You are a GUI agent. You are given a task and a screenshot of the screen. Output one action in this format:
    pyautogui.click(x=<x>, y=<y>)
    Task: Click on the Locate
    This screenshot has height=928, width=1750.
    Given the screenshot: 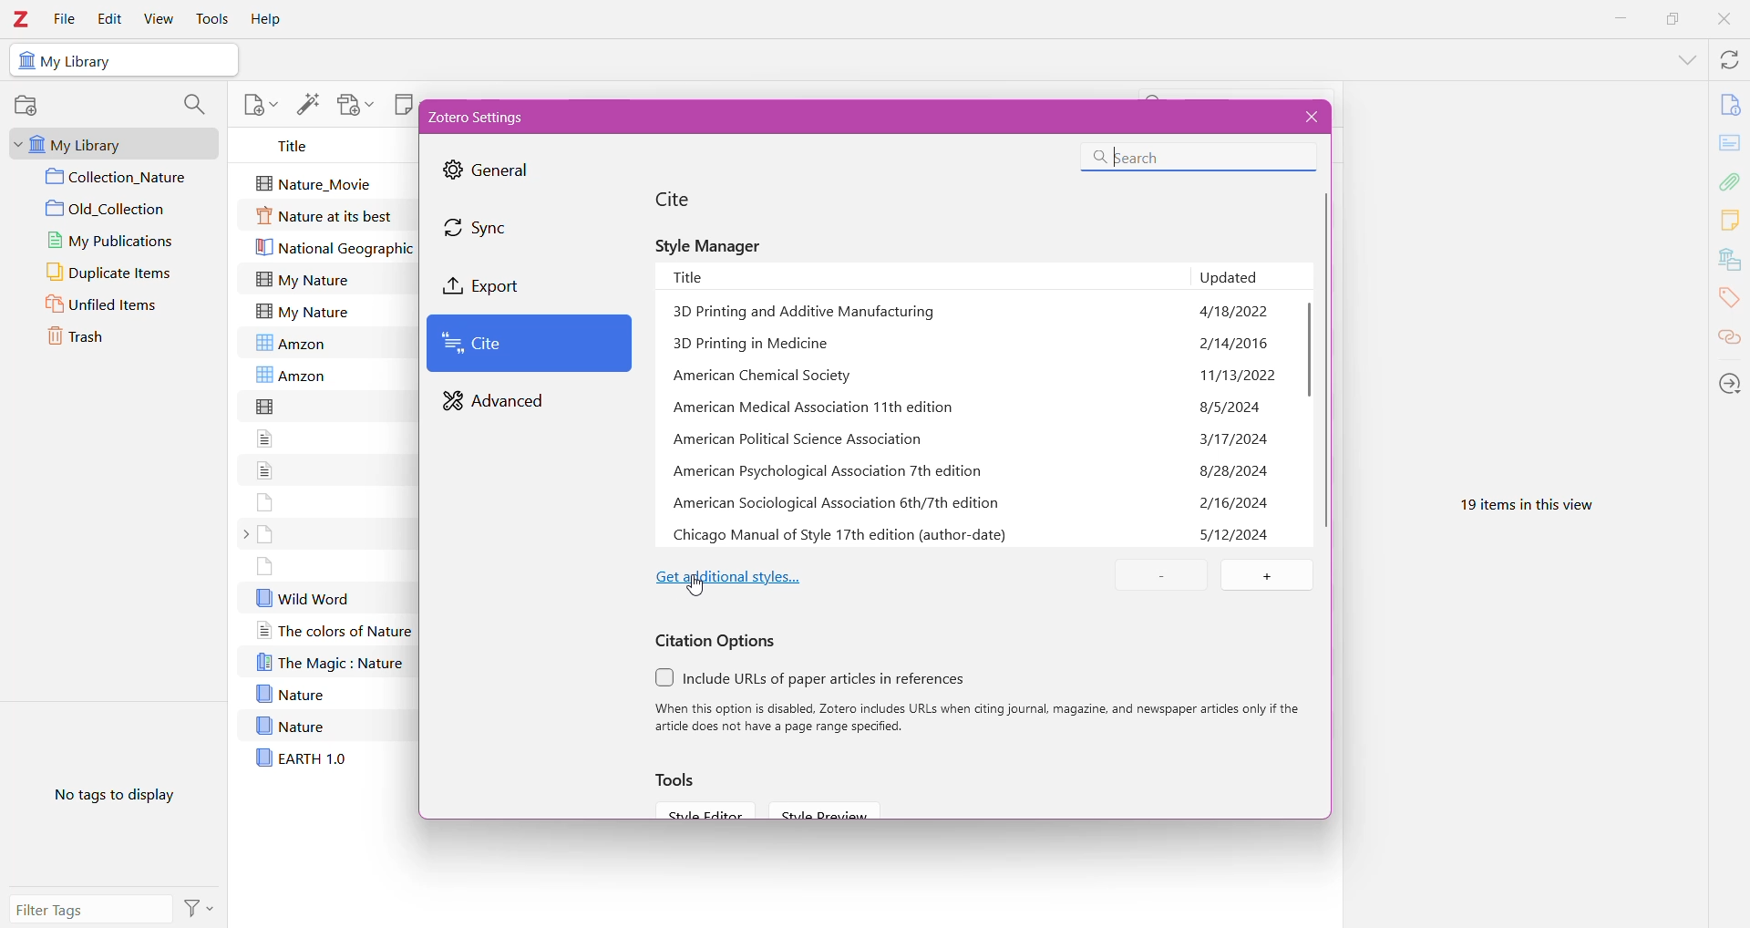 What is the action you would take?
    pyautogui.click(x=1729, y=382)
    